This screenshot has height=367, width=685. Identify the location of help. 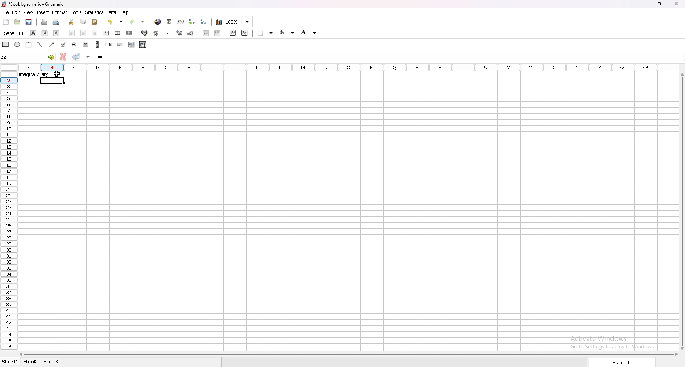
(125, 13).